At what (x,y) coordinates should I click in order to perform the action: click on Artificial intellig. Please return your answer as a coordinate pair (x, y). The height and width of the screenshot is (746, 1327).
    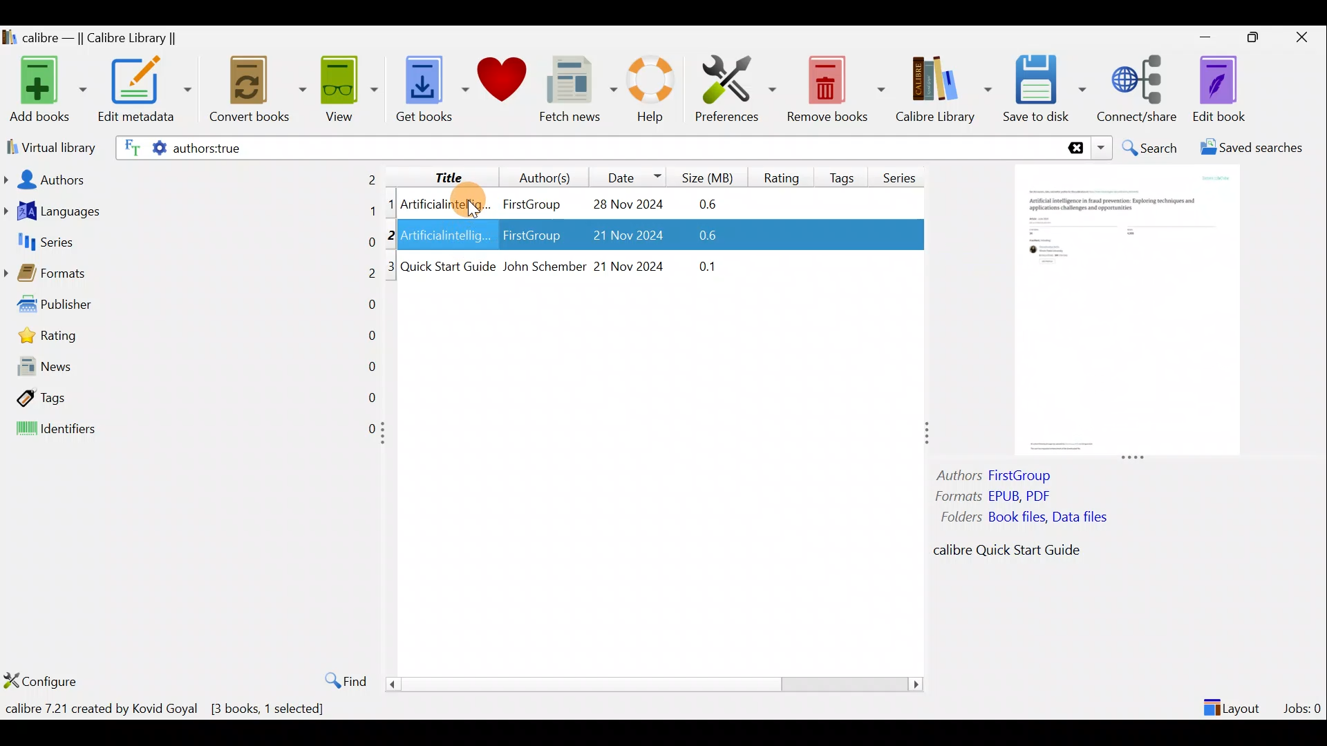
    Looking at the image, I should click on (447, 237).